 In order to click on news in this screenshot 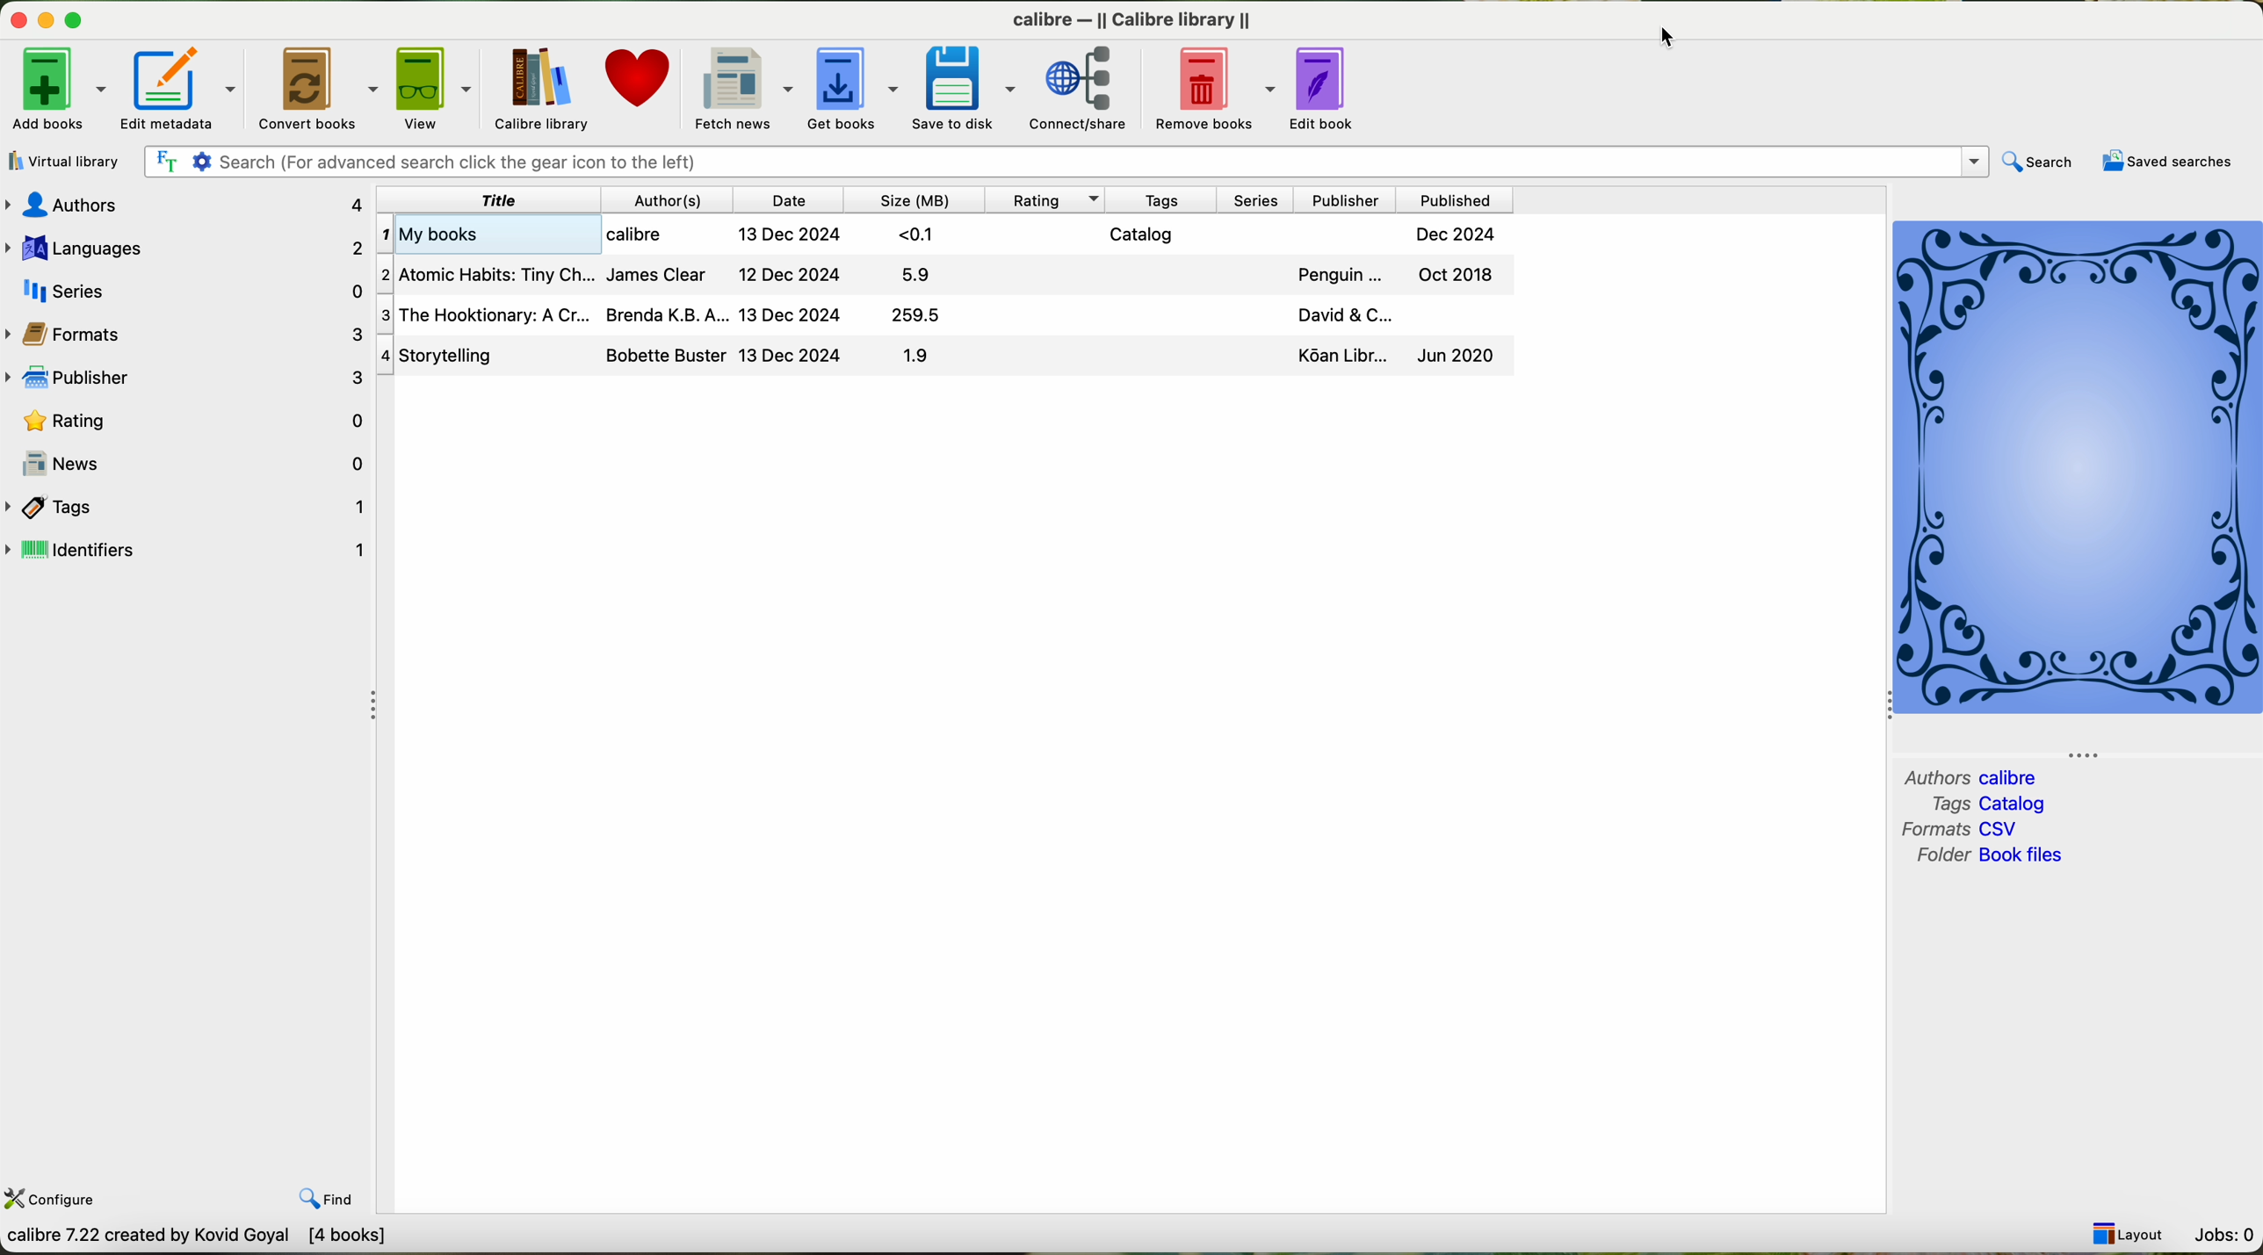, I will do `click(186, 462)`.